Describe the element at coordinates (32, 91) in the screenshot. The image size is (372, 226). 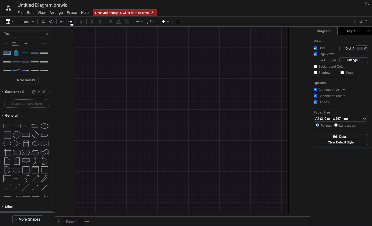
I see `Help` at that location.